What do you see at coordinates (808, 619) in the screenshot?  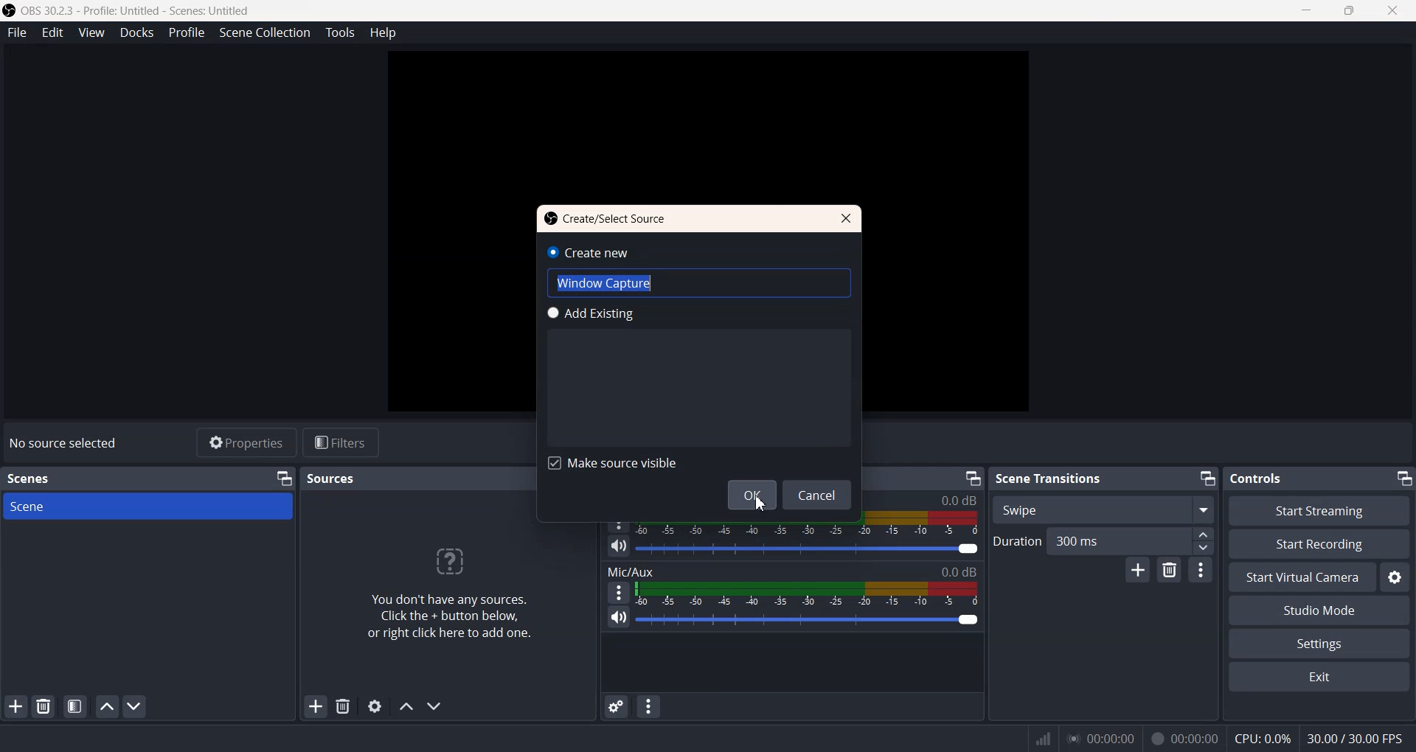 I see `Volume Adjuster` at bounding box center [808, 619].